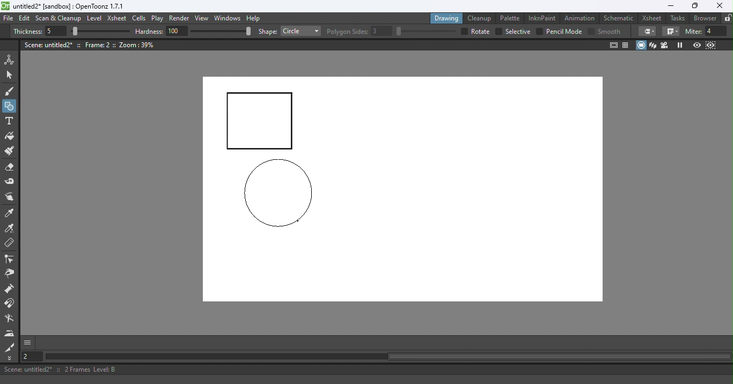 The width and height of the screenshot is (733, 384). What do you see at coordinates (654, 45) in the screenshot?
I see `3D View` at bounding box center [654, 45].